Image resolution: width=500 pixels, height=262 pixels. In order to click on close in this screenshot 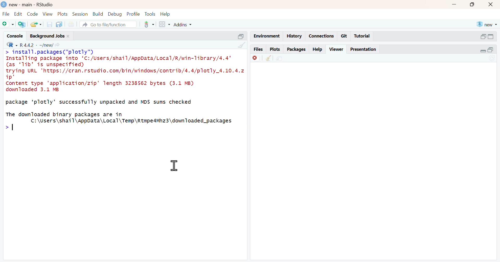, I will do `click(492, 4)`.